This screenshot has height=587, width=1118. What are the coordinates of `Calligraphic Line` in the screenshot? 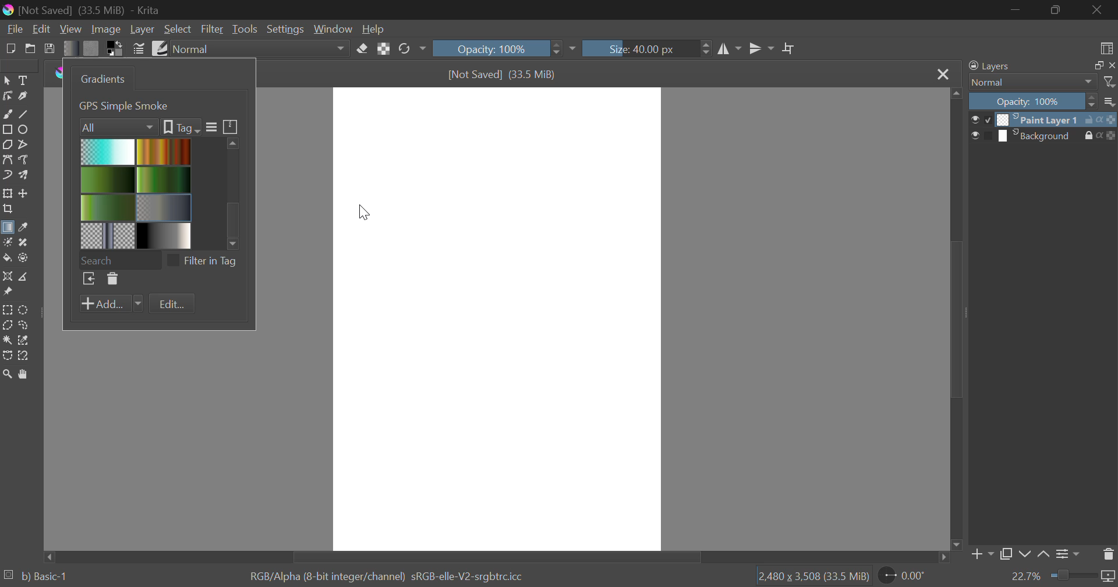 It's located at (22, 96).